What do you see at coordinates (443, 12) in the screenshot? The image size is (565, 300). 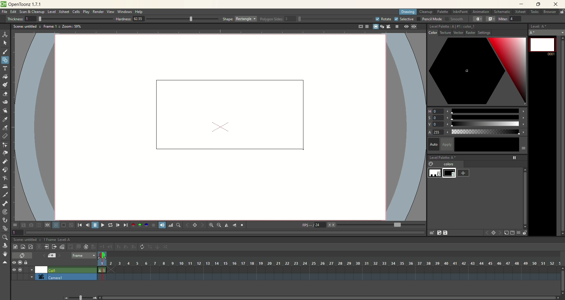 I see `palette` at bounding box center [443, 12].